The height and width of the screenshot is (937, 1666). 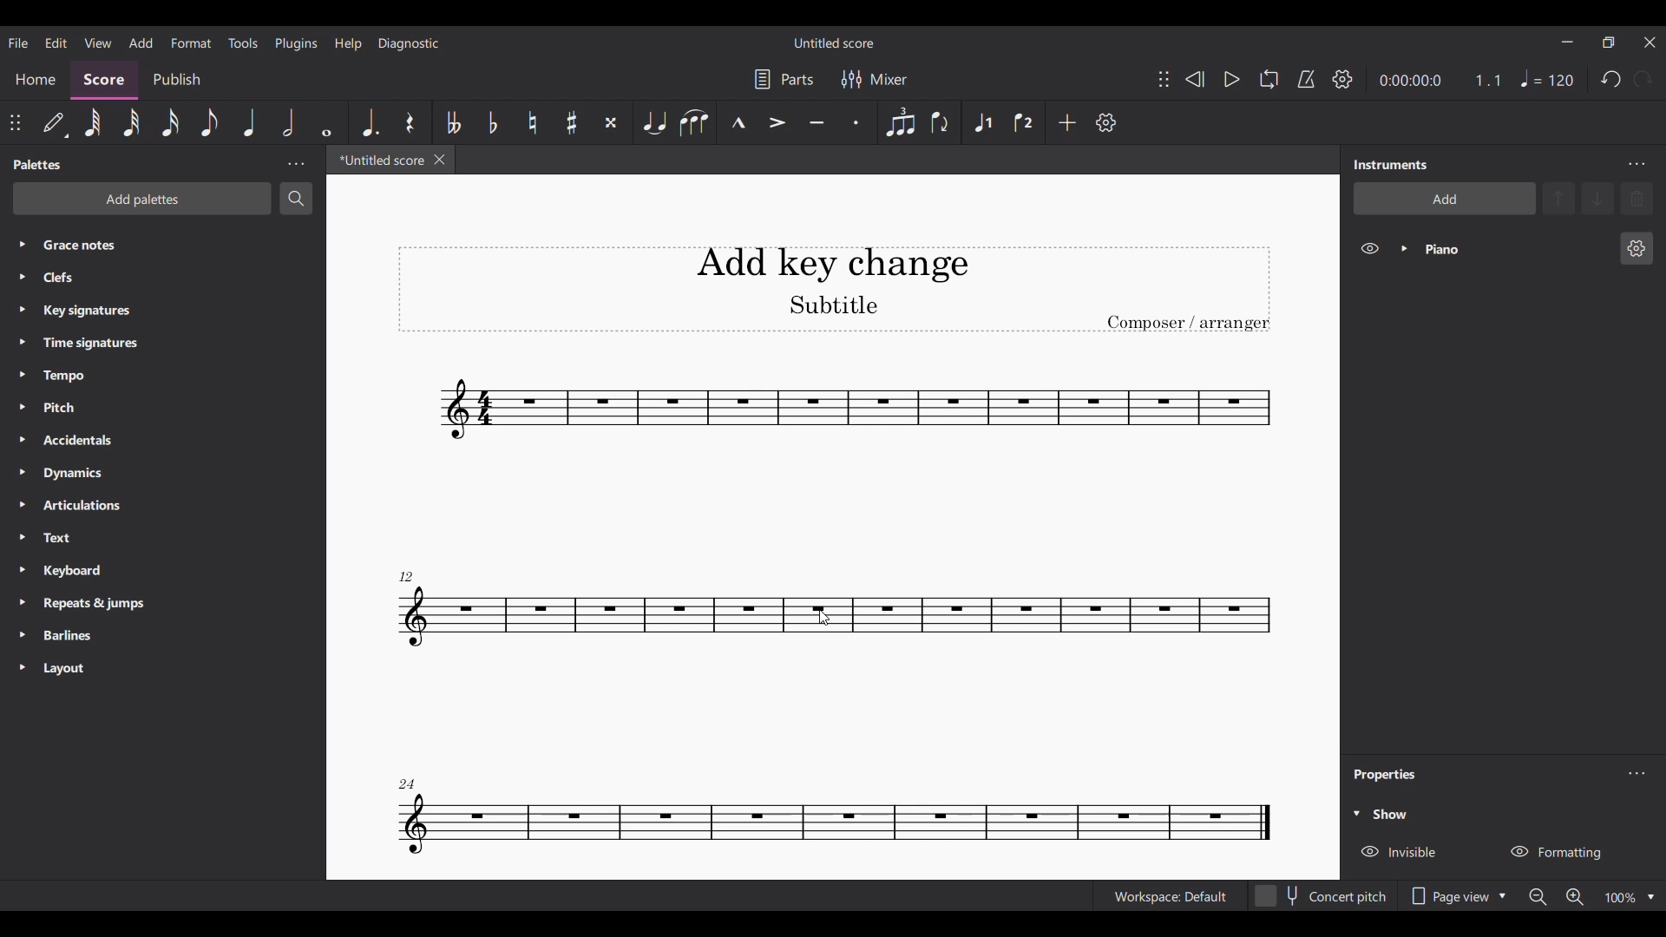 What do you see at coordinates (1387, 775) in the screenshot?
I see `Panel title` at bounding box center [1387, 775].